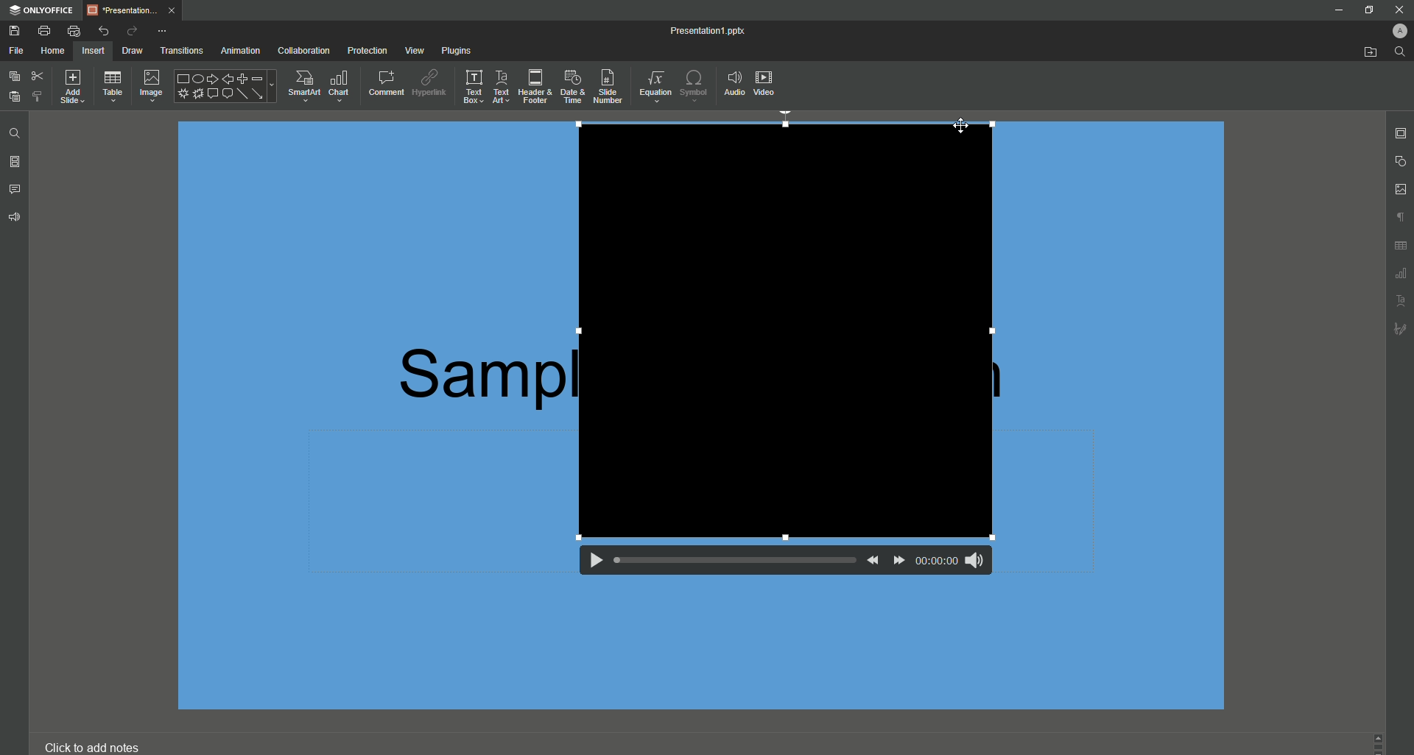 This screenshot has height=755, width=1414. What do you see at coordinates (694, 85) in the screenshot?
I see `Symbol` at bounding box center [694, 85].